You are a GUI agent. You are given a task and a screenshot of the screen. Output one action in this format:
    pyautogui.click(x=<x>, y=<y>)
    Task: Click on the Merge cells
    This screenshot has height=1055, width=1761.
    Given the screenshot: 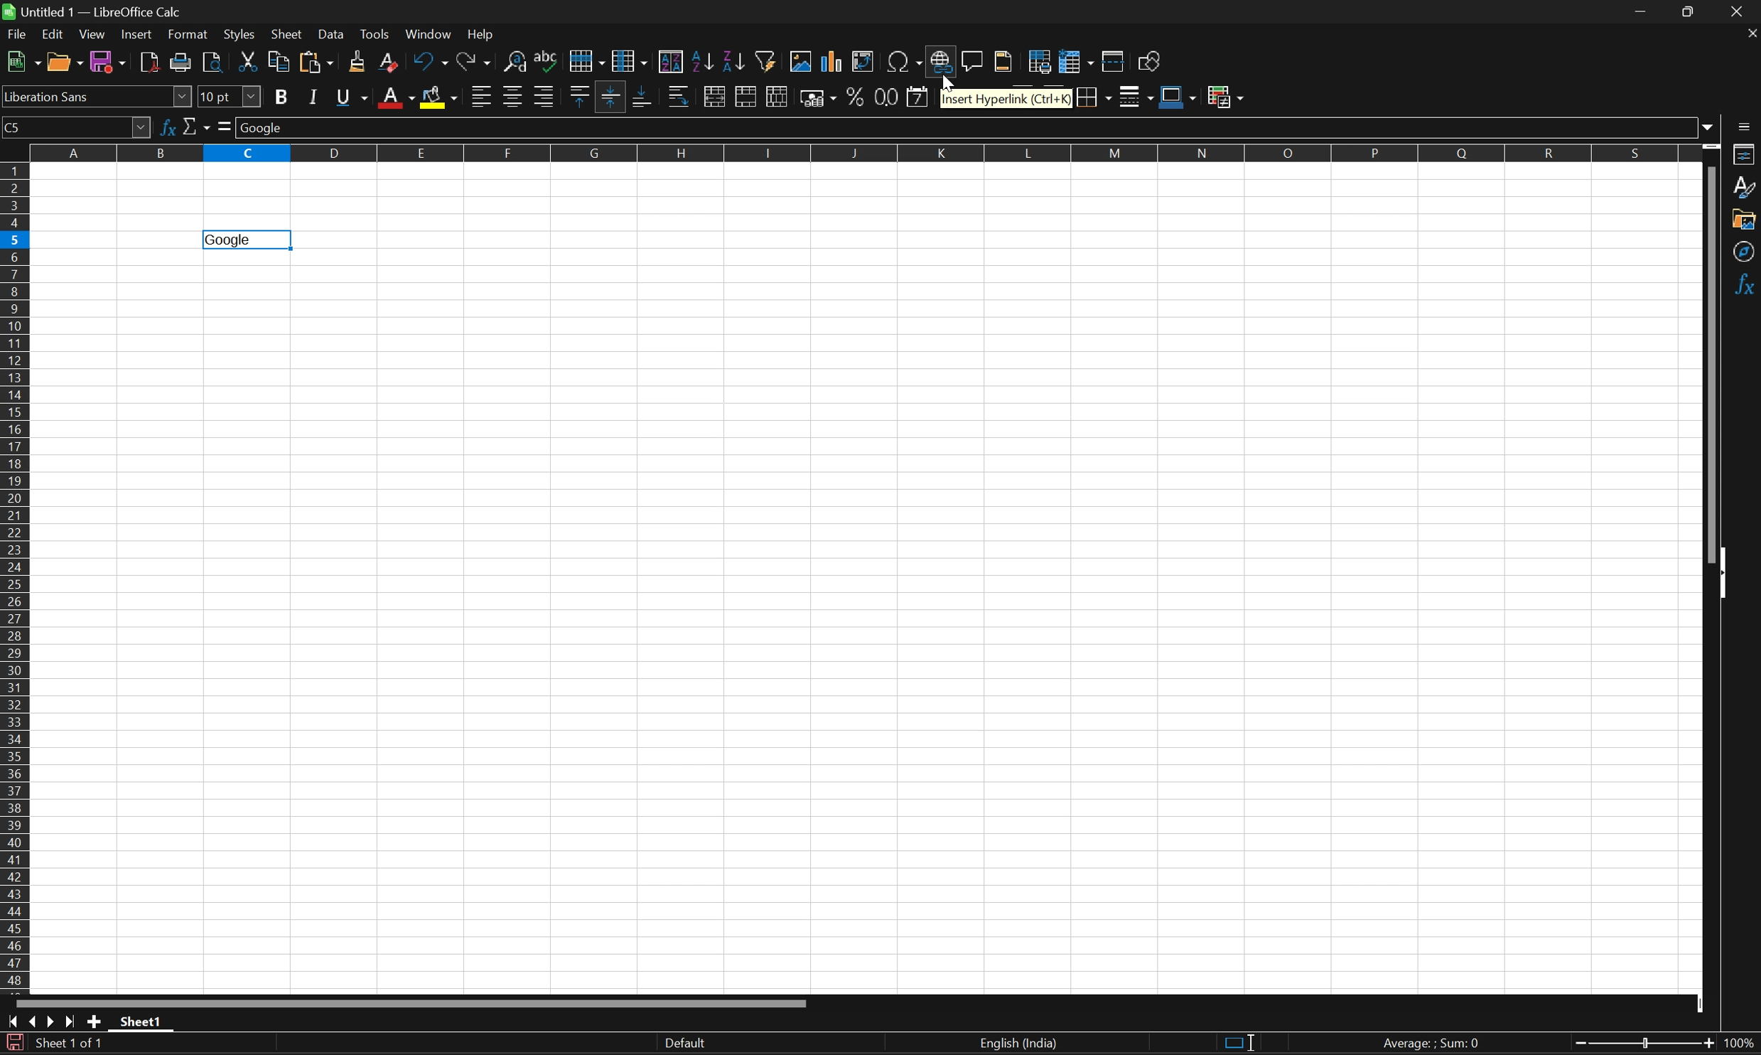 What is the action you would take?
    pyautogui.click(x=748, y=97)
    